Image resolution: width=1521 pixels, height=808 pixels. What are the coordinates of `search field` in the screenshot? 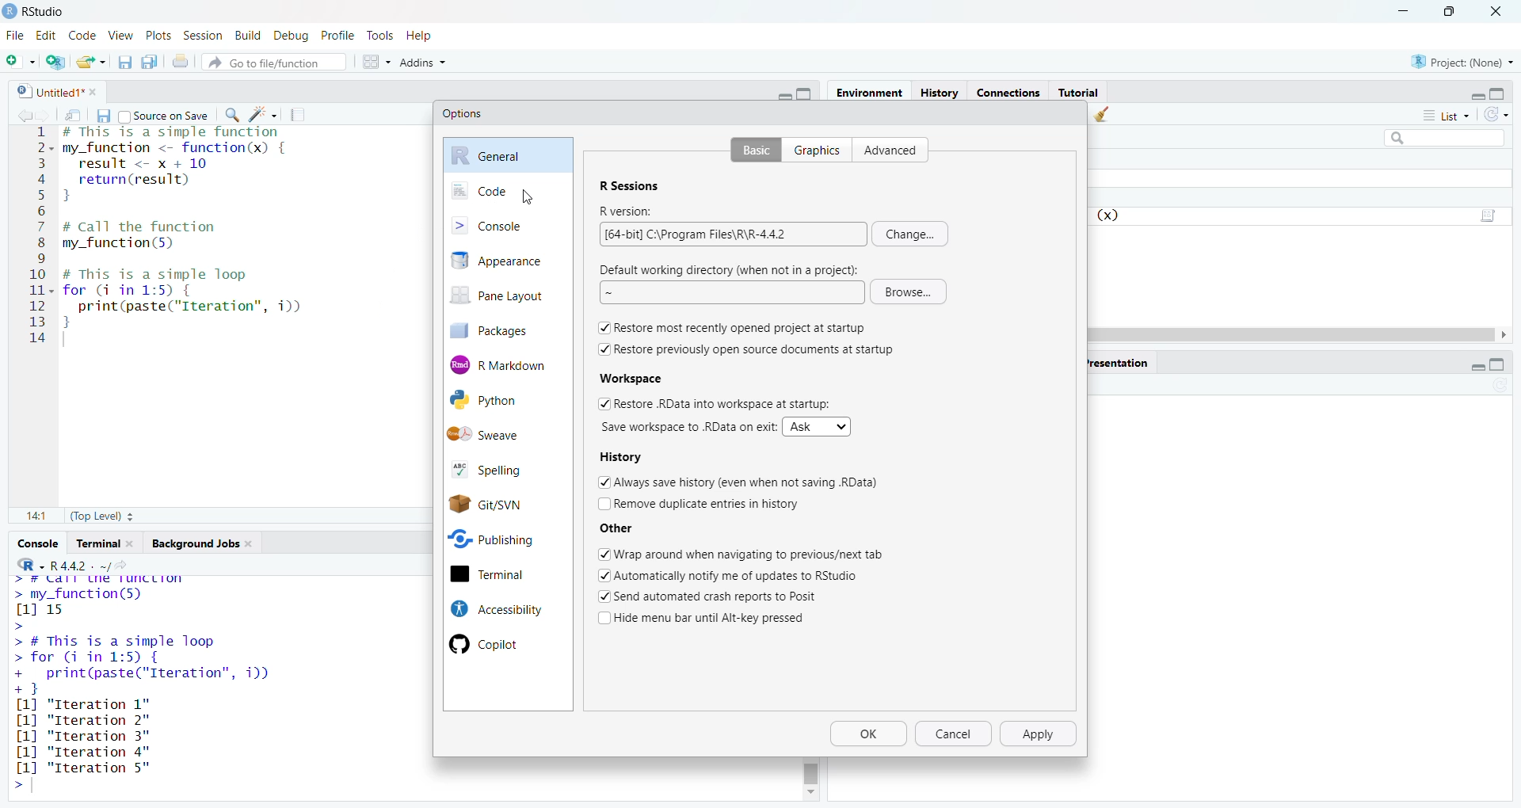 It's located at (1440, 137).